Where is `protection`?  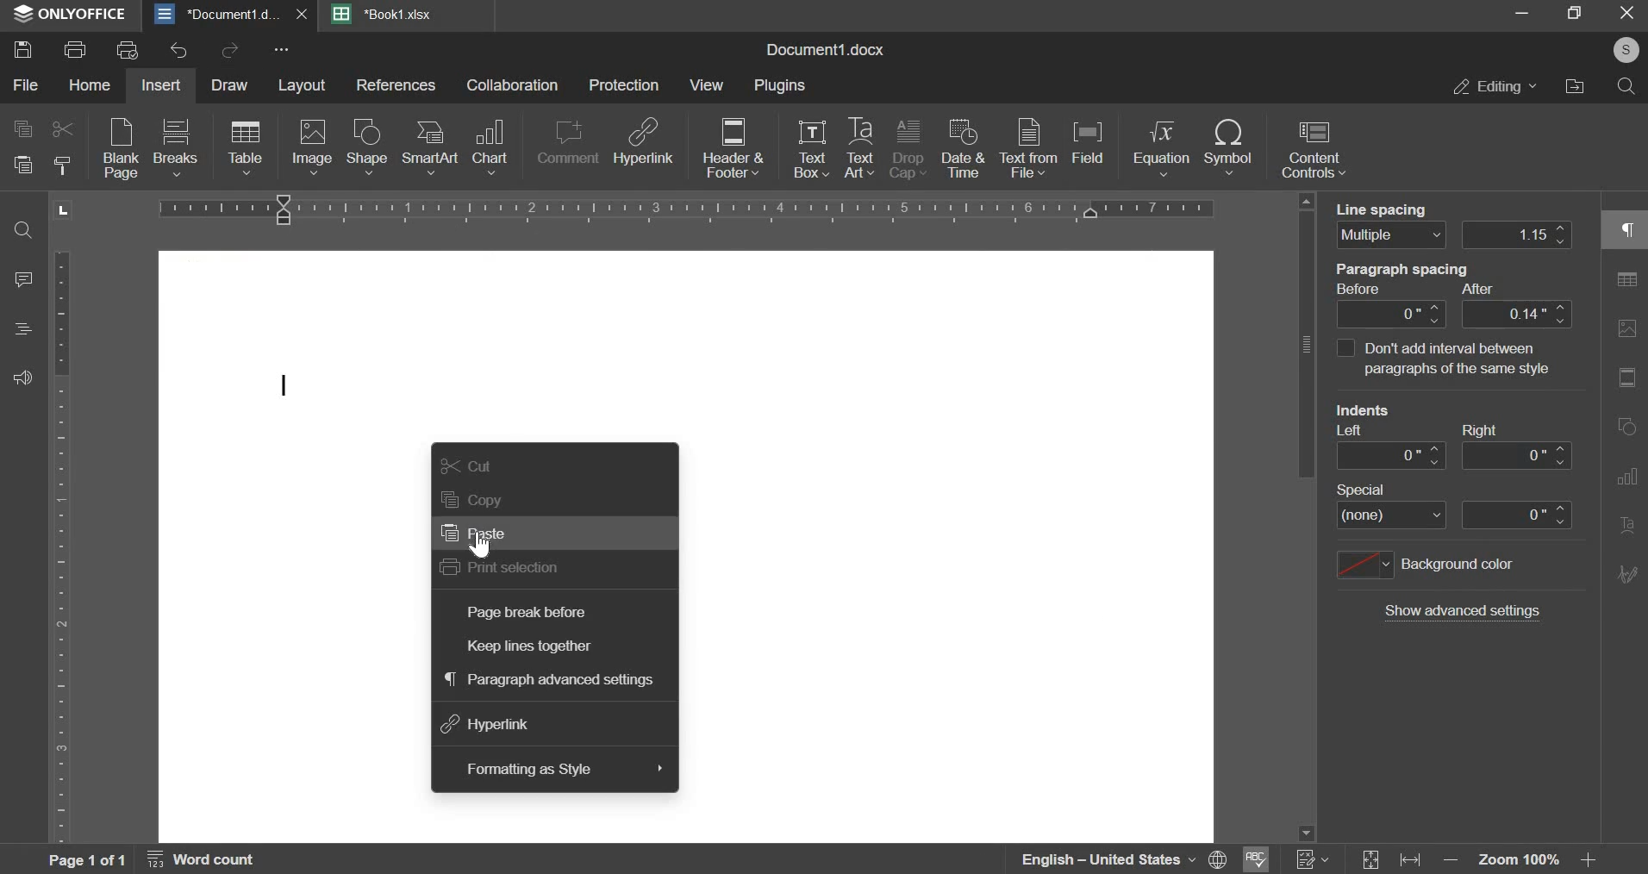 protection is located at coordinates (624, 85).